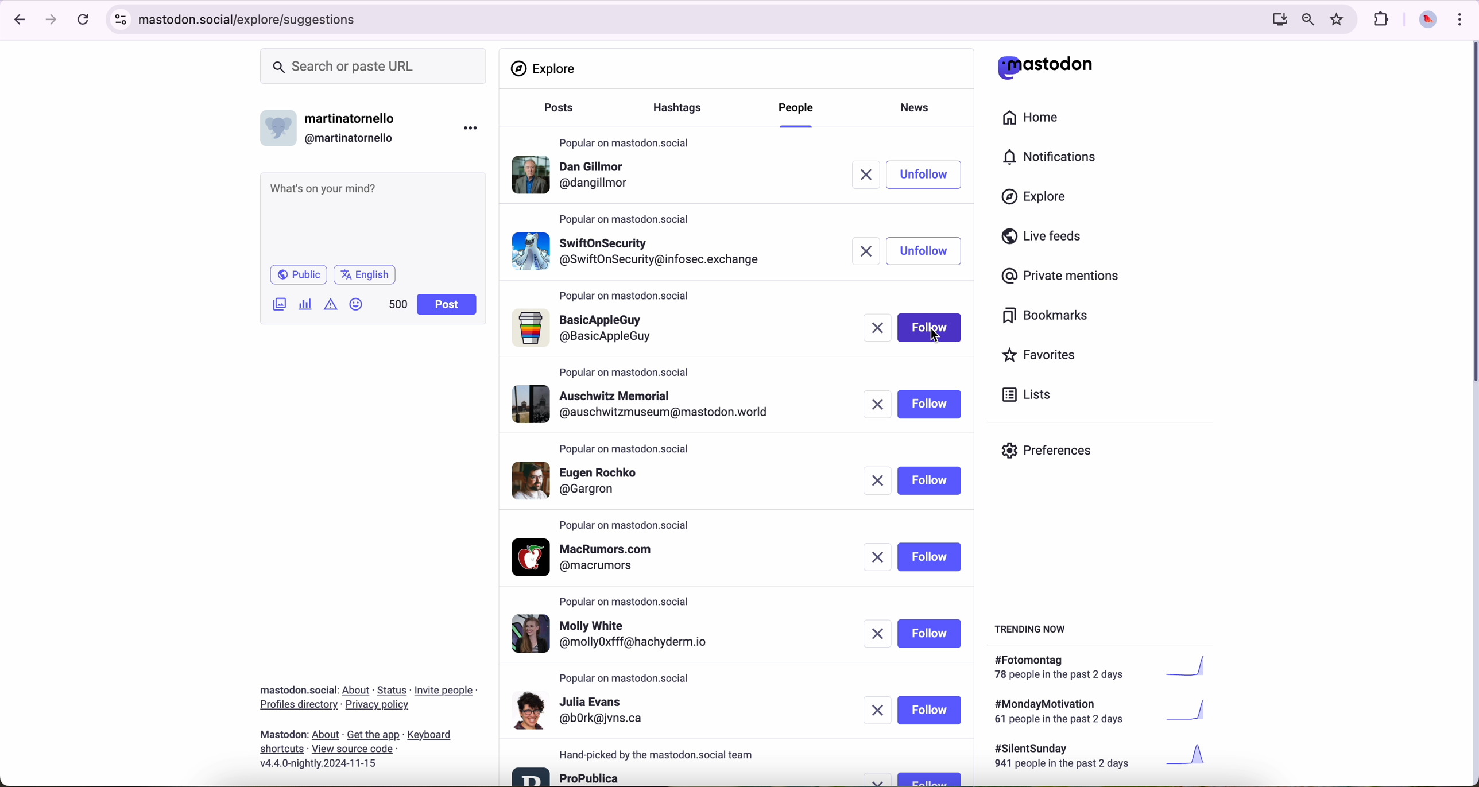  I want to click on click on follow button, so click(932, 175).